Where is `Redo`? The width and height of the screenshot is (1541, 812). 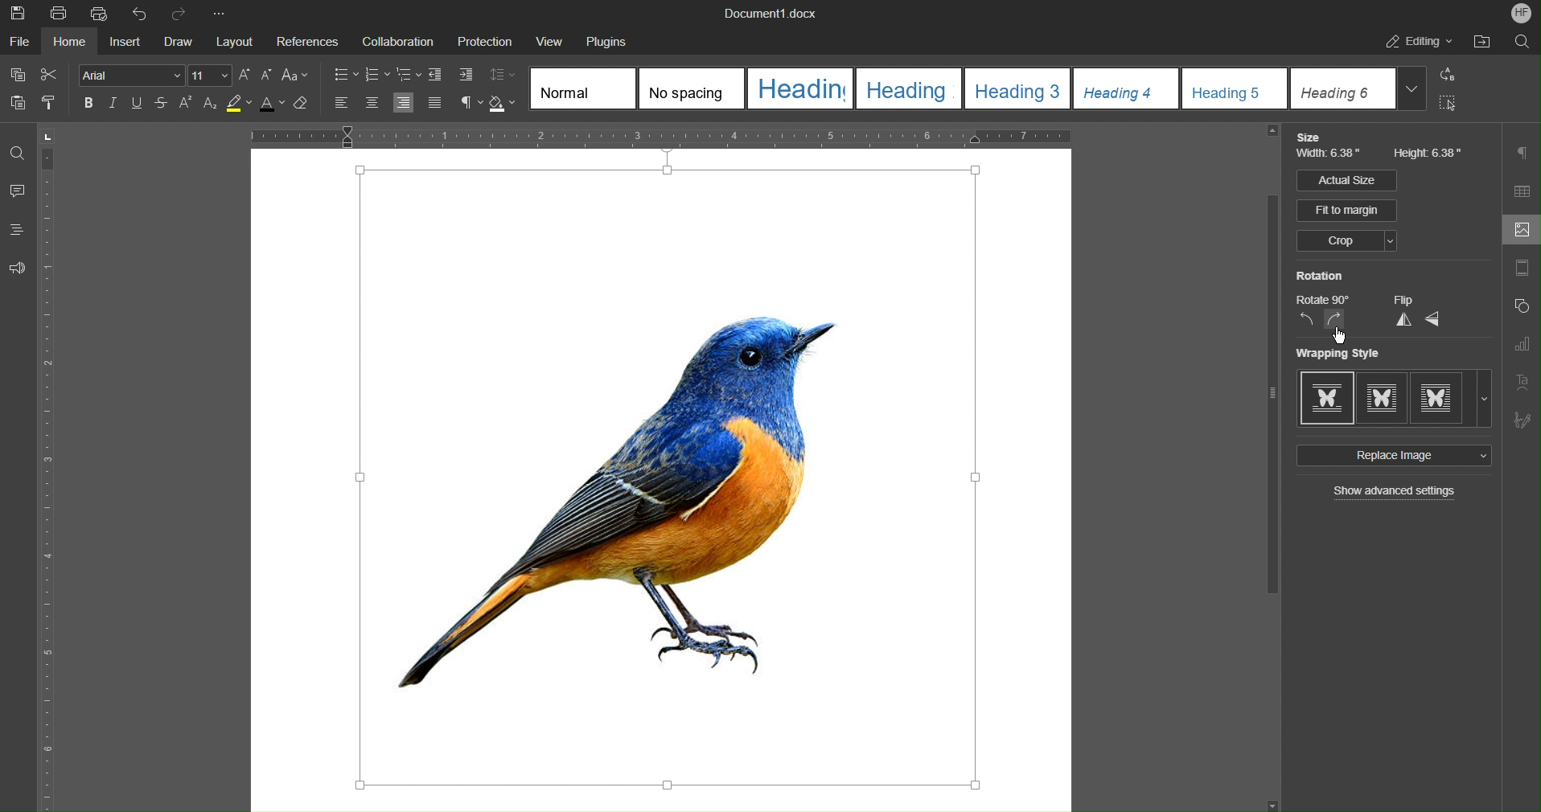
Redo is located at coordinates (180, 13).